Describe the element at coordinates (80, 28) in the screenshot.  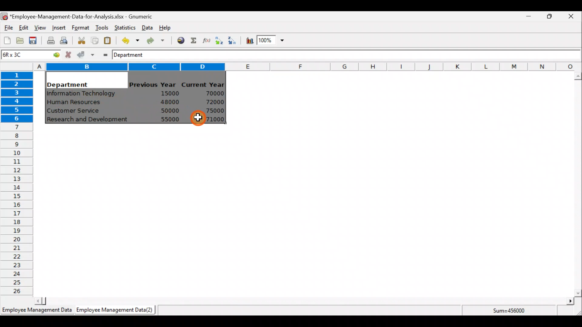
I see `Format` at that location.